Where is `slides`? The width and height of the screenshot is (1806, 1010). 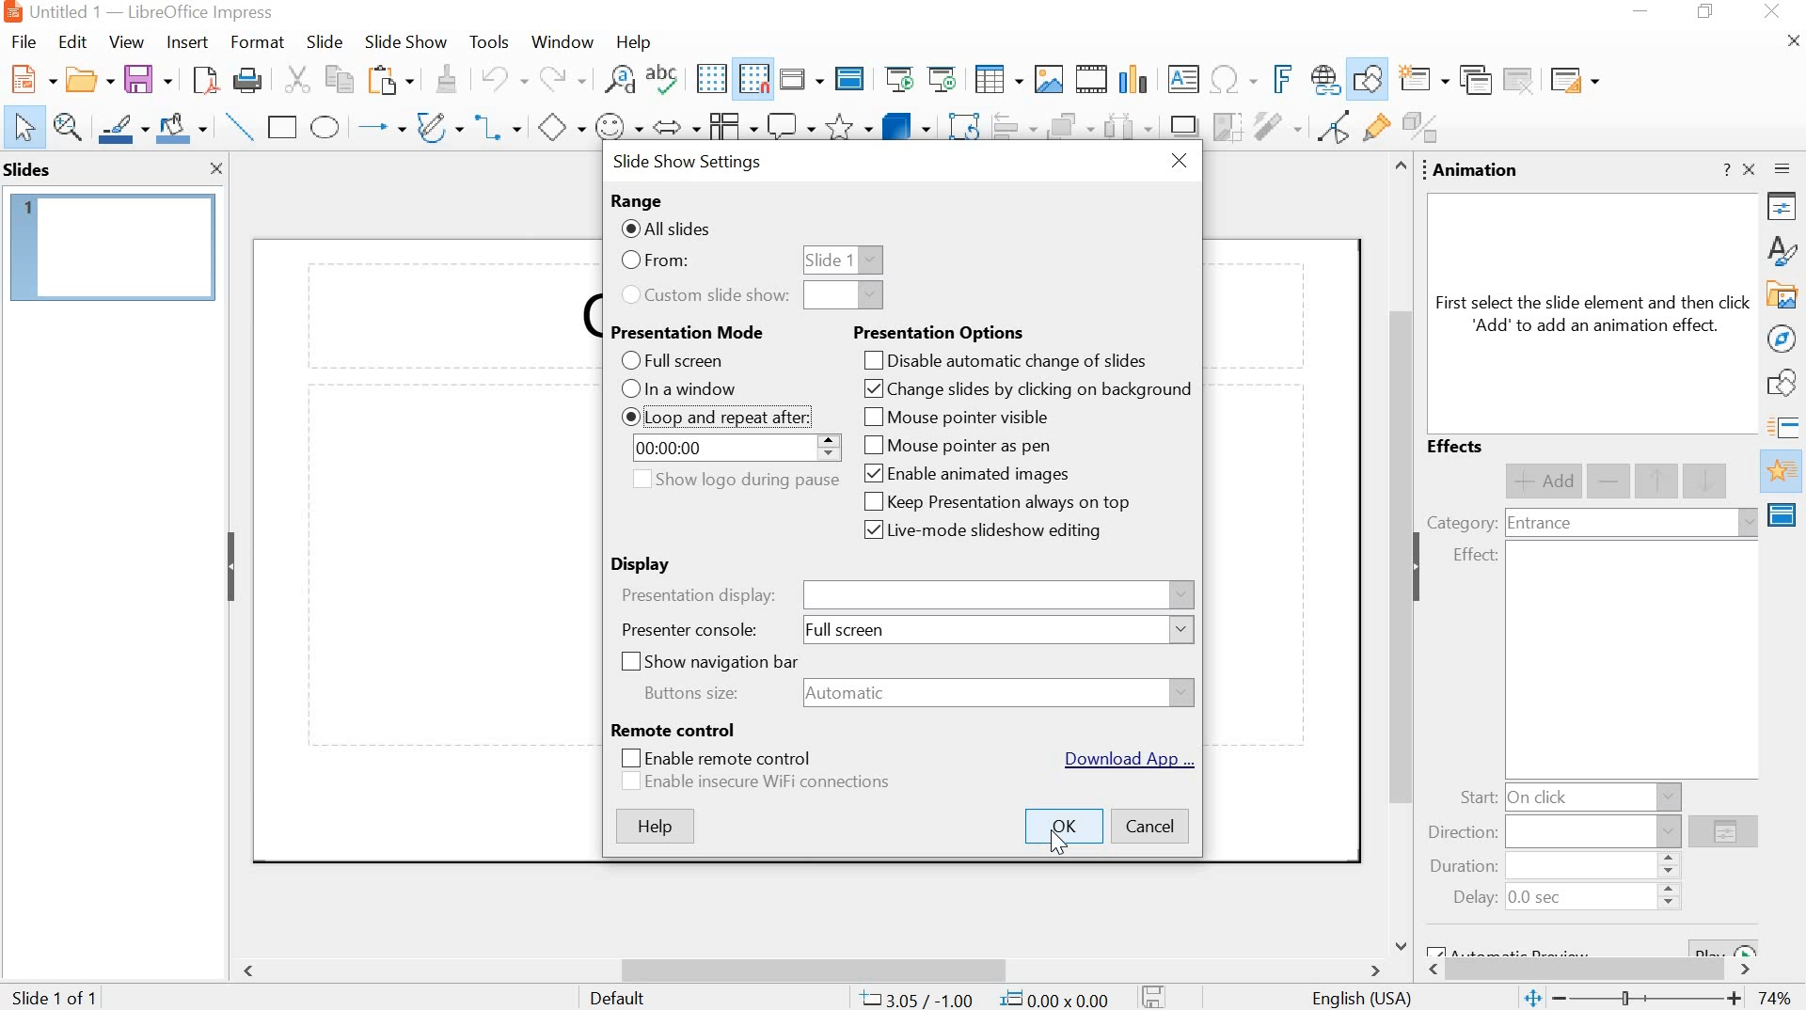
slides is located at coordinates (31, 169).